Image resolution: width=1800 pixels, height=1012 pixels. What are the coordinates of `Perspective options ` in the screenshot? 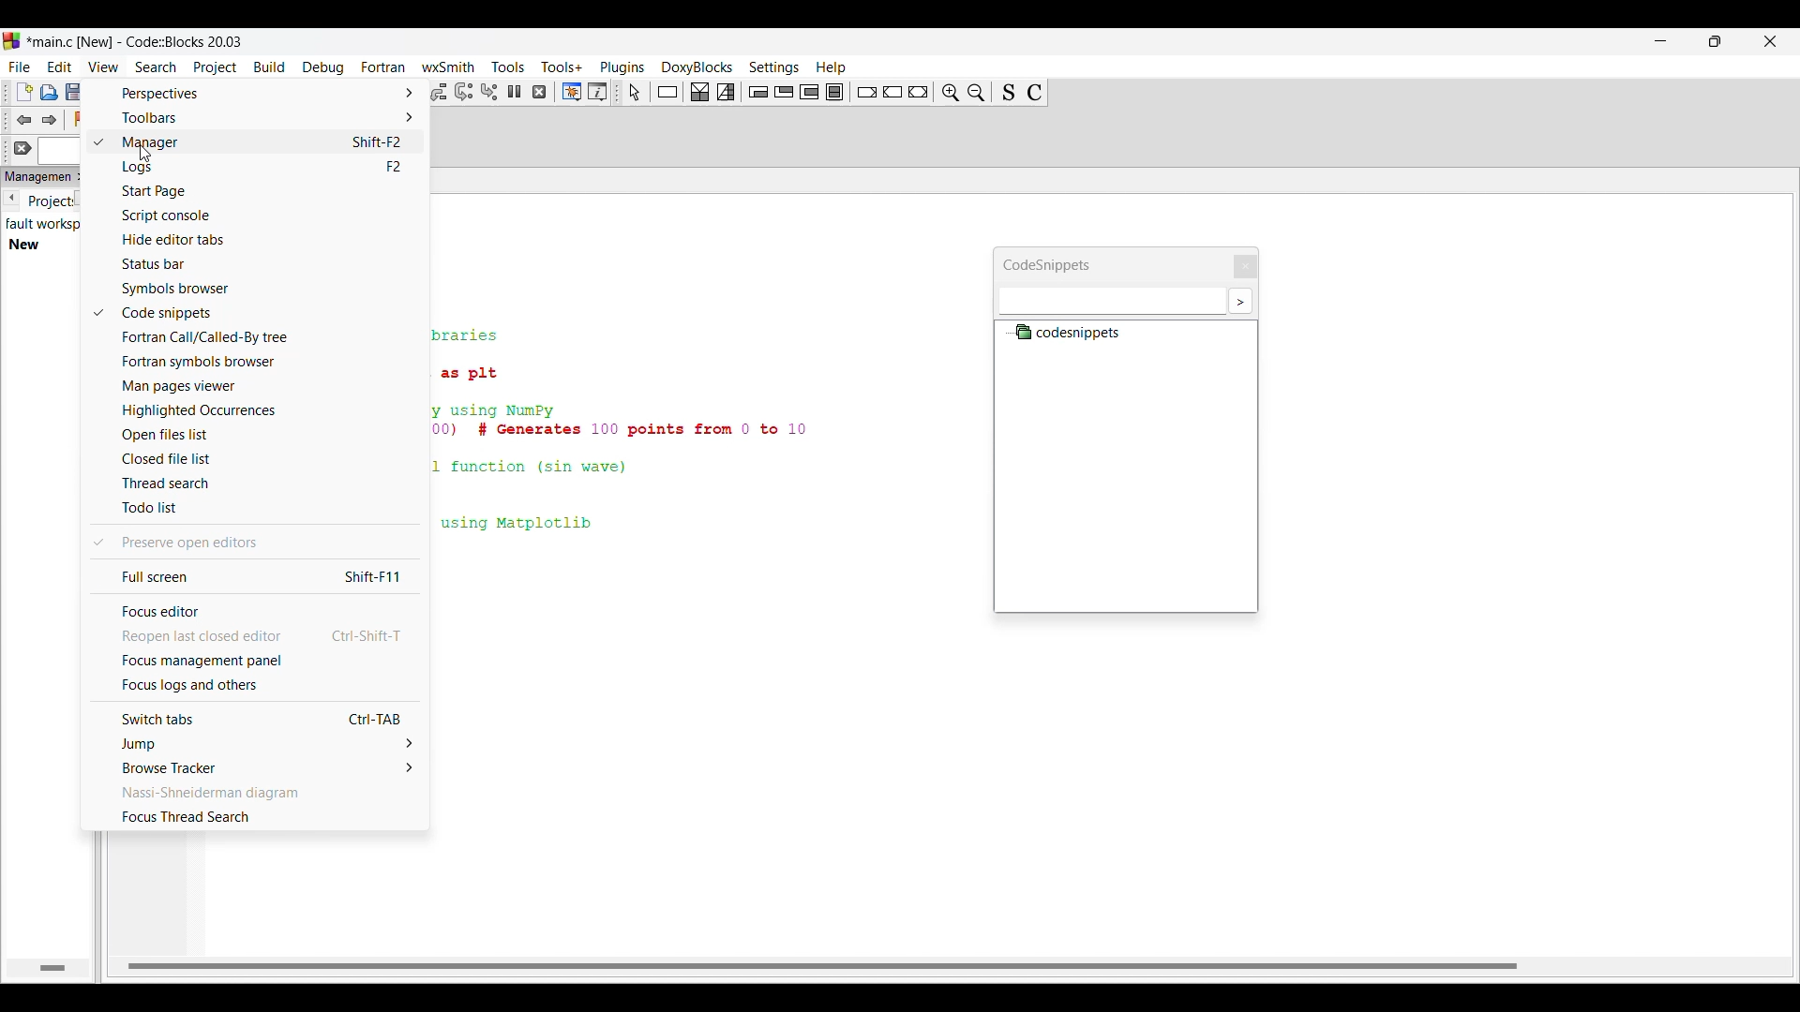 It's located at (255, 94).